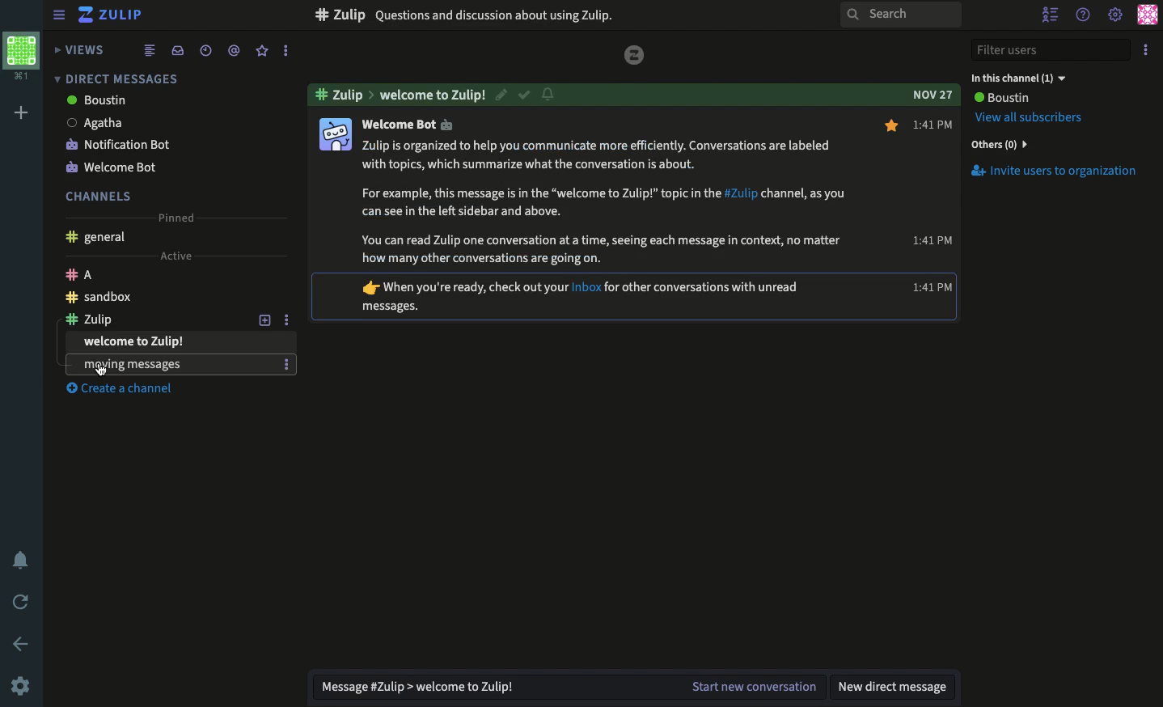 The image size is (1163, 707). Describe the element at coordinates (1051, 51) in the screenshot. I see `Filter users` at that location.